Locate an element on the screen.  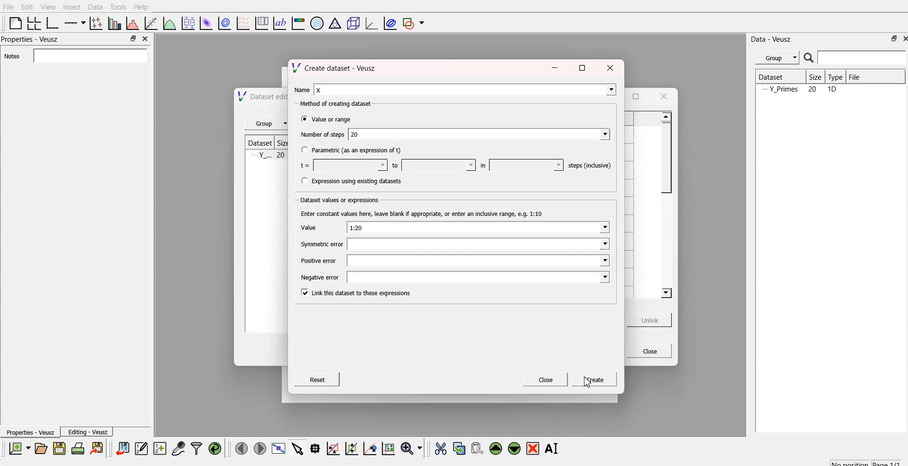
(Expression using existing datasets is located at coordinates (353, 182).